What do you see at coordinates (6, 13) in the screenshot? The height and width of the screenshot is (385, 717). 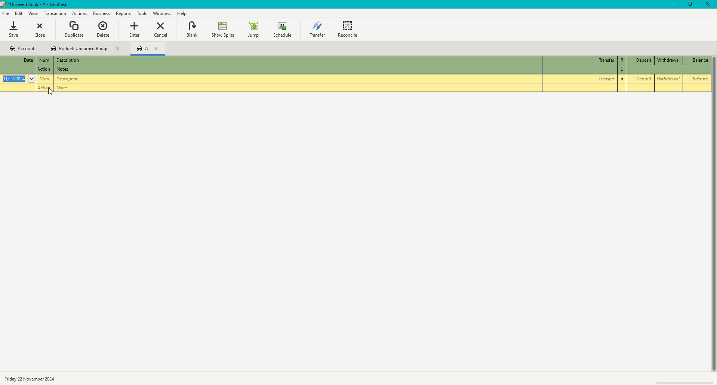 I see `File` at bounding box center [6, 13].